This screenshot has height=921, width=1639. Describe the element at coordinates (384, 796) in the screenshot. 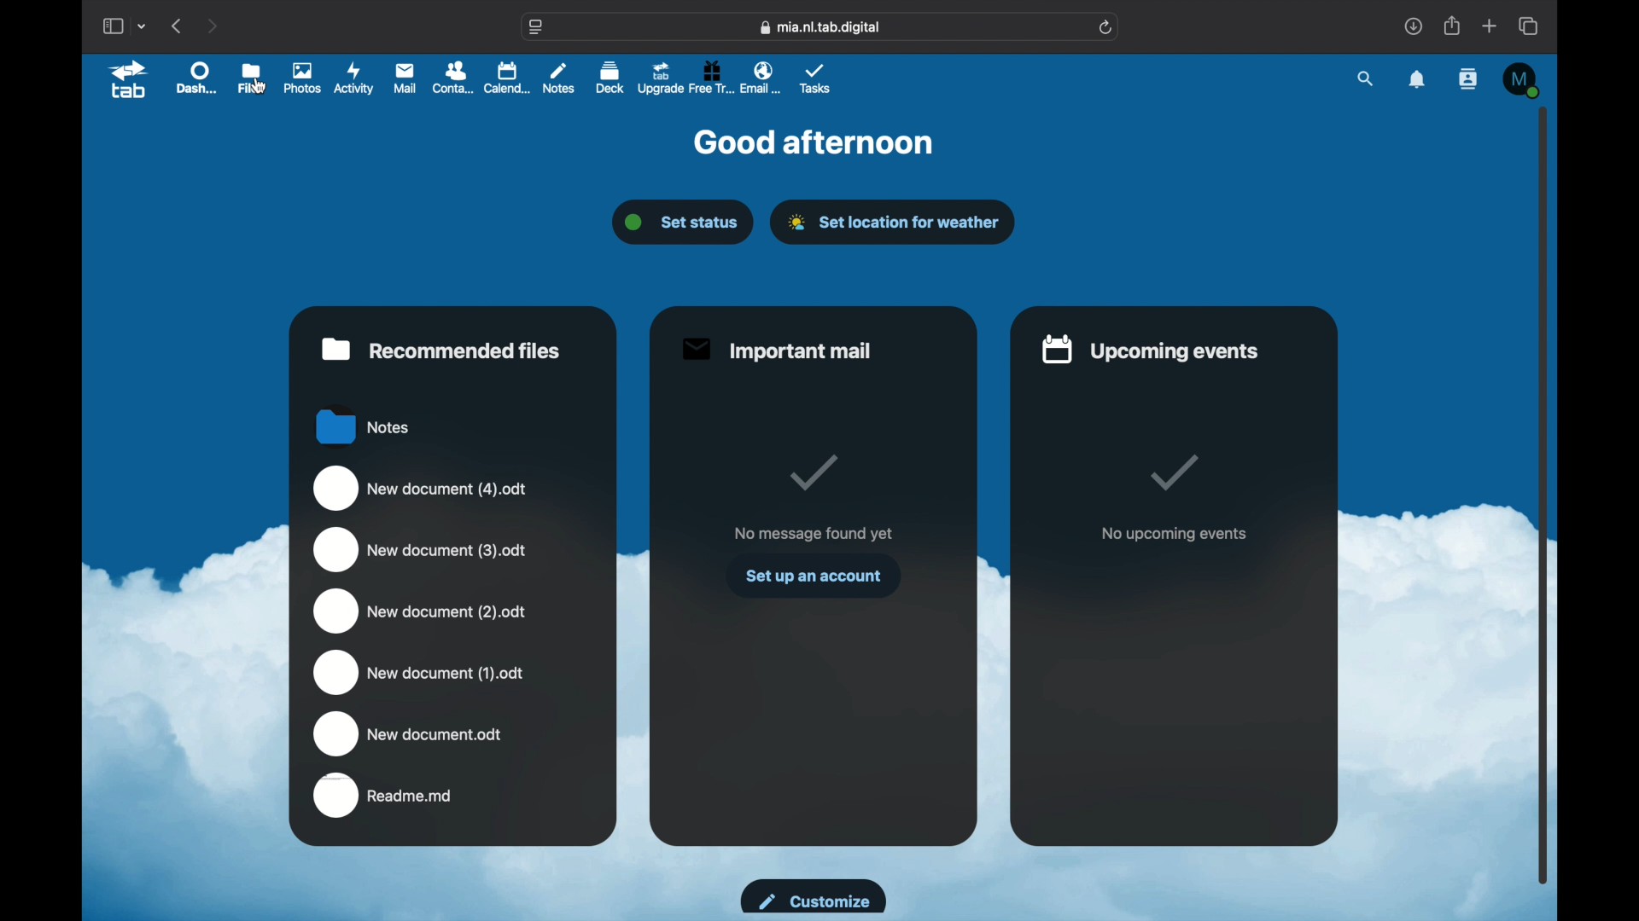

I see `readme.md` at that location.